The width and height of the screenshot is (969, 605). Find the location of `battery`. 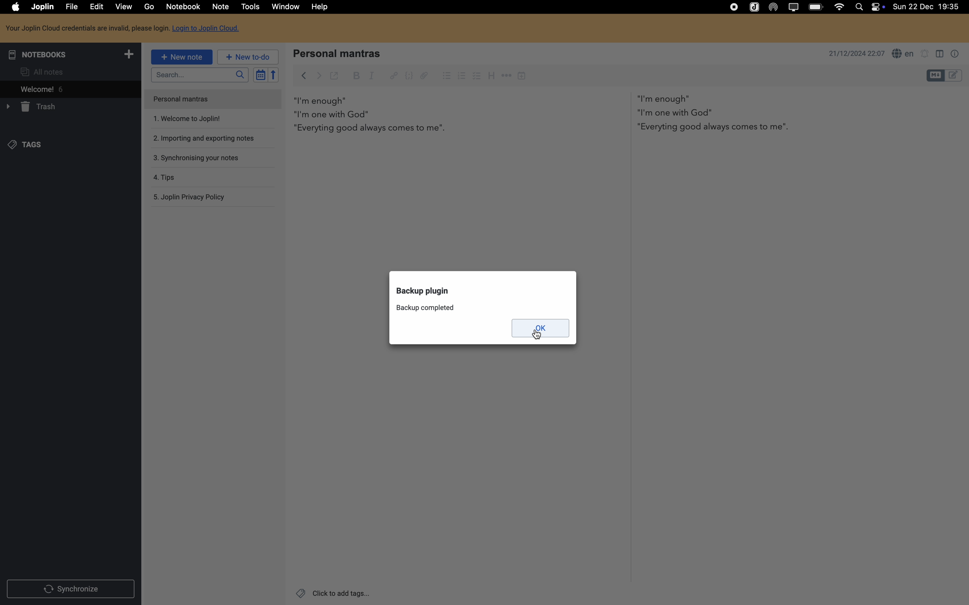

battery is located at coordinates (815, 7).